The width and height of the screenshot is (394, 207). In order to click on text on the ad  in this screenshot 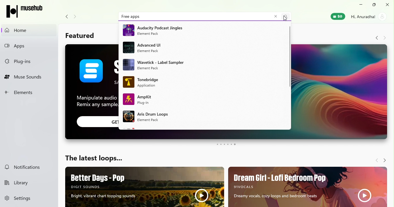, I will do `click(91, 91)`.